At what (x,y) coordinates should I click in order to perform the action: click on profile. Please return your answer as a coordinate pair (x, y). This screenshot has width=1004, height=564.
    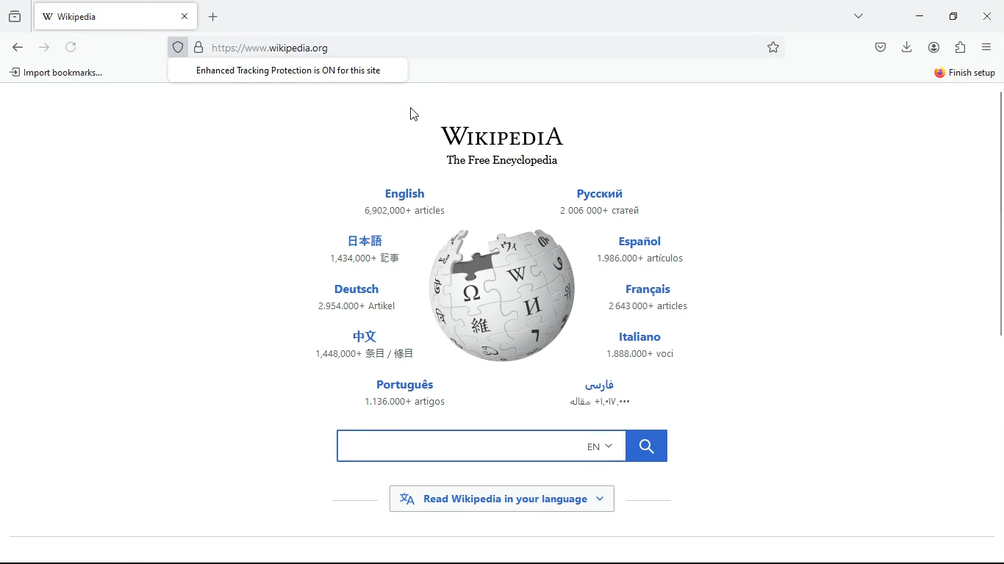
    Looking at the image, I should click on (933, 48).